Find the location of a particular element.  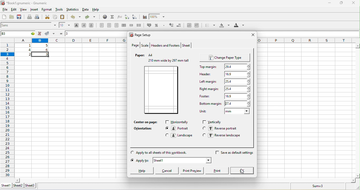

footer is located at coordinates (206, 95).